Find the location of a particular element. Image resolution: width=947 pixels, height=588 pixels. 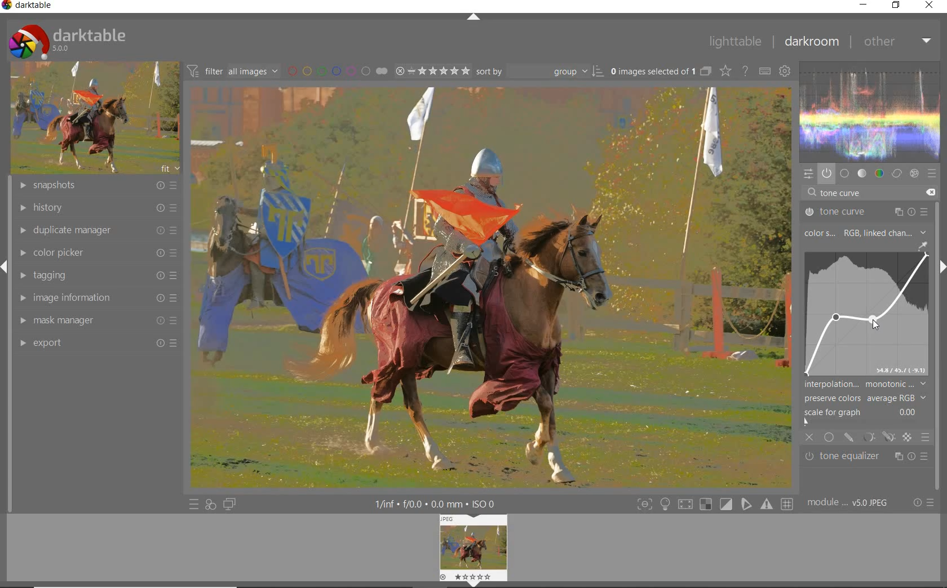

expand/collapse is located at coordinates (473, 17).